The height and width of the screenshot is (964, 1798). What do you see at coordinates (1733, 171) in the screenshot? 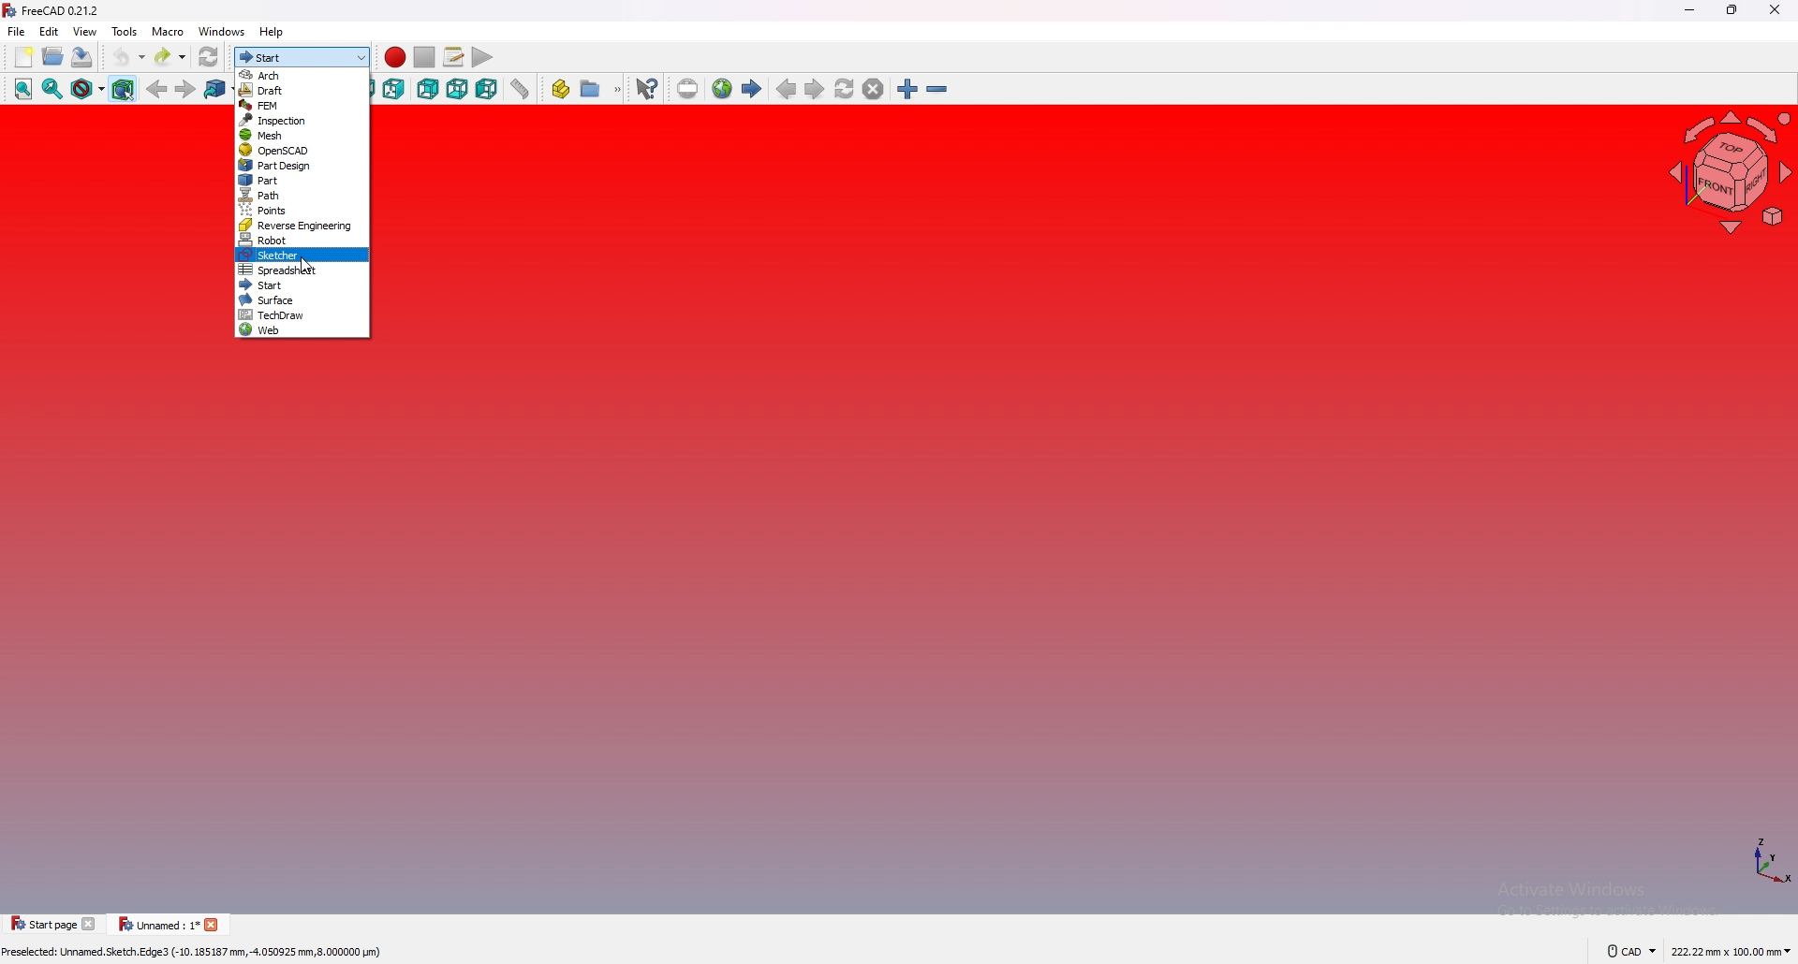
I see `navigating cube` at bounding box center [1733, 171].